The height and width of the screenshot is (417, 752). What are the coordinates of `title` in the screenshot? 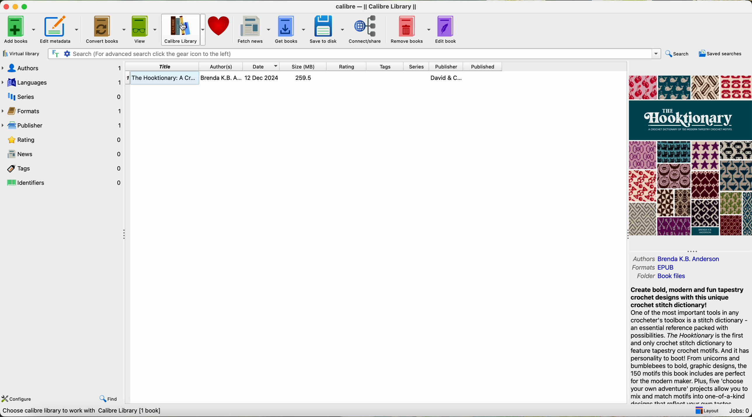 It's located at (163, 66).